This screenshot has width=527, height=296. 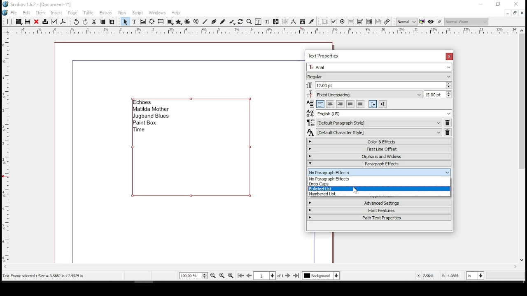 What do you see at coordinates (369, 22) in the screenshot?
I see `pdf list box` at bounding box center [369, 22].